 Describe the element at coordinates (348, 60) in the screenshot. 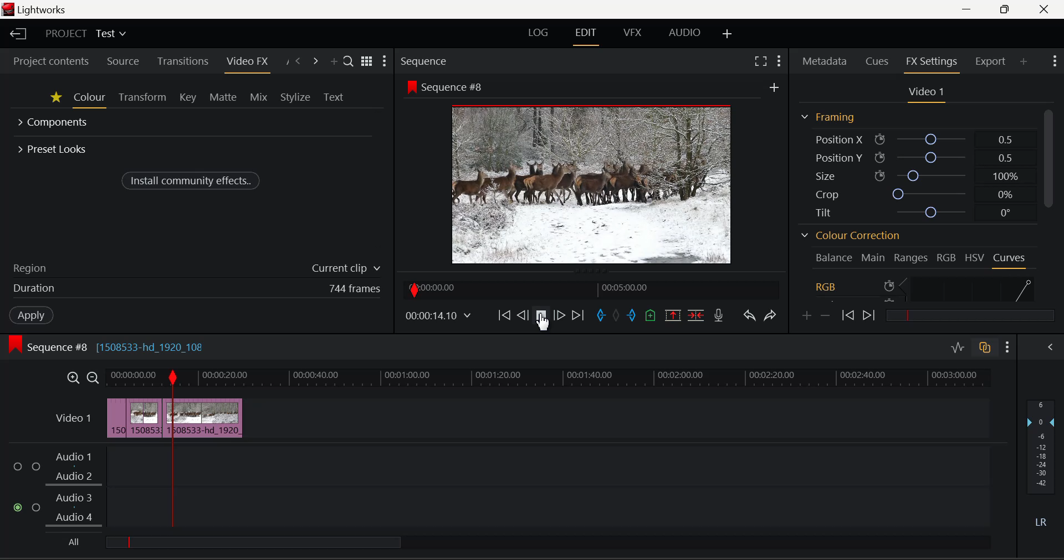

I see `Search` at that location.